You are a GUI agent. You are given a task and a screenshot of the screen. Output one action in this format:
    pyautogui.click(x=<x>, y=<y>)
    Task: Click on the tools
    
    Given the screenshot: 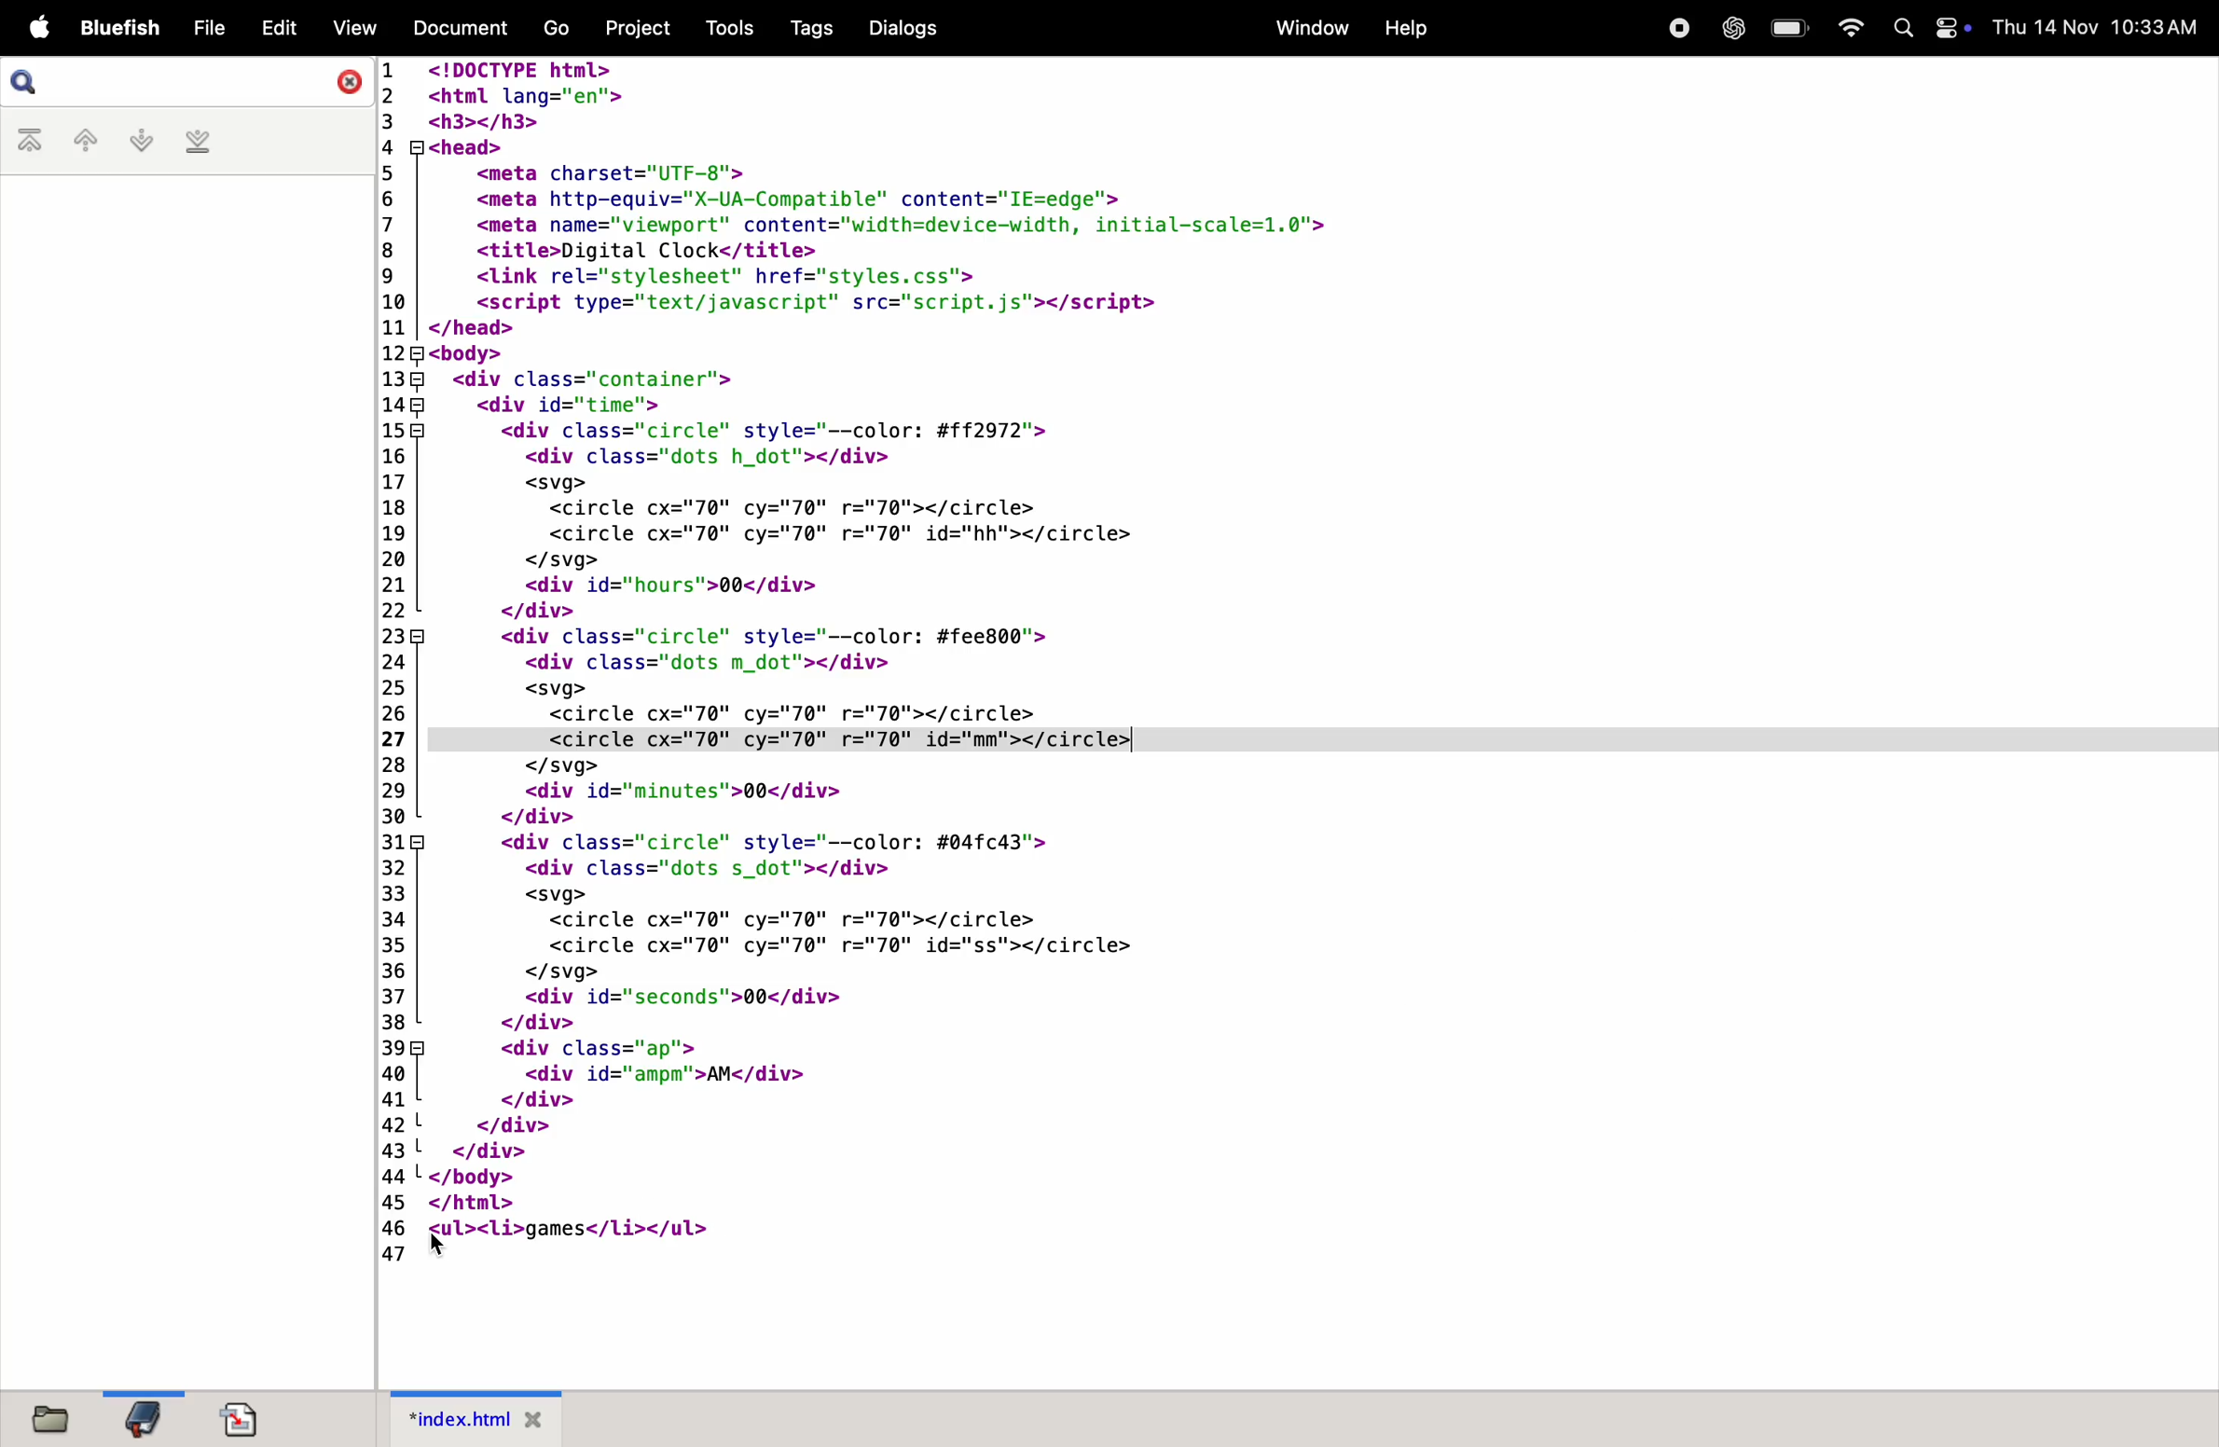 What is the action you would take?
    pyautogui.click(x=721, y=26)
    